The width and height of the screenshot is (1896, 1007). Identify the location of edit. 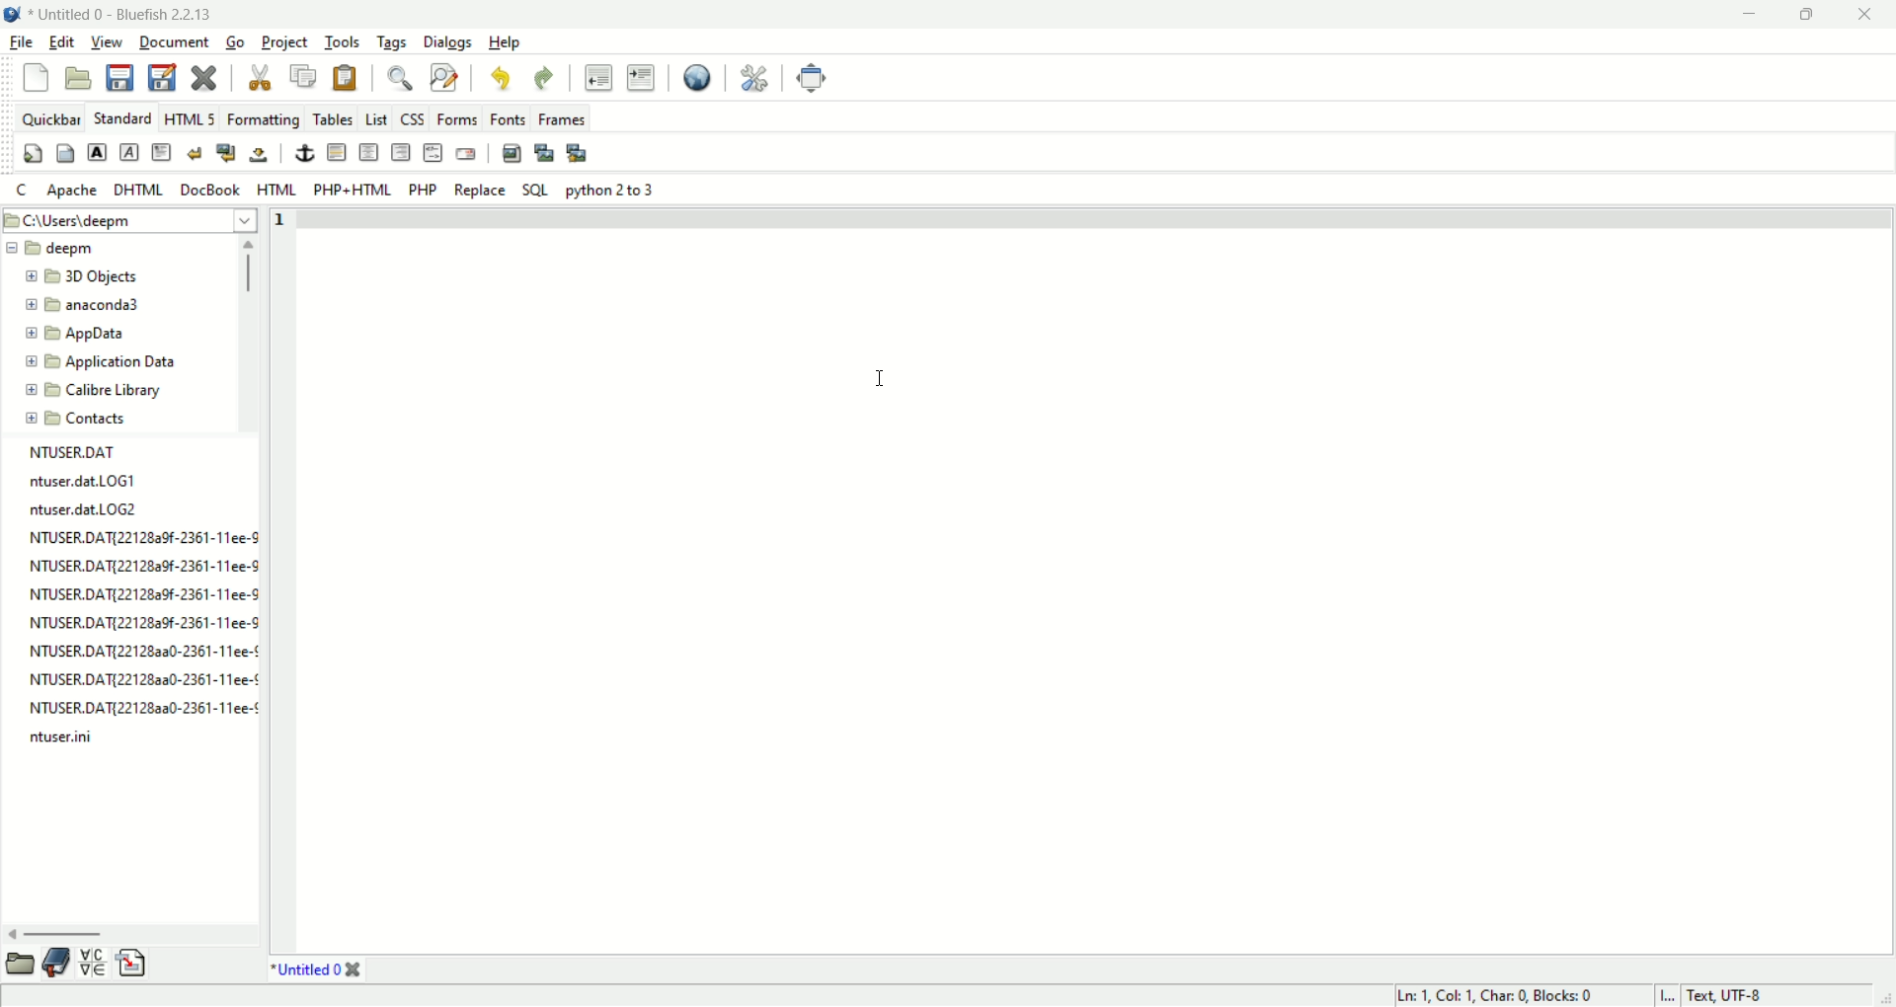
(61, 41).